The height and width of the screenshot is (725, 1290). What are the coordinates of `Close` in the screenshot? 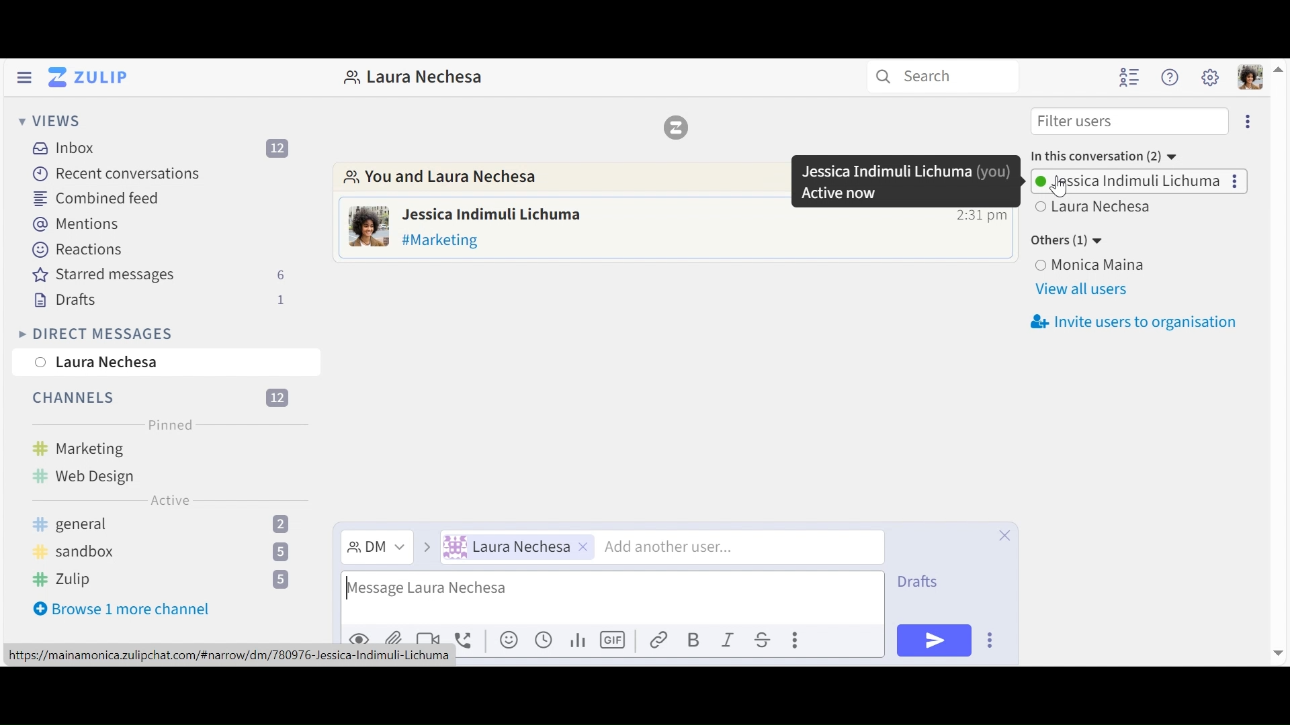 It's located at (1006, 538).